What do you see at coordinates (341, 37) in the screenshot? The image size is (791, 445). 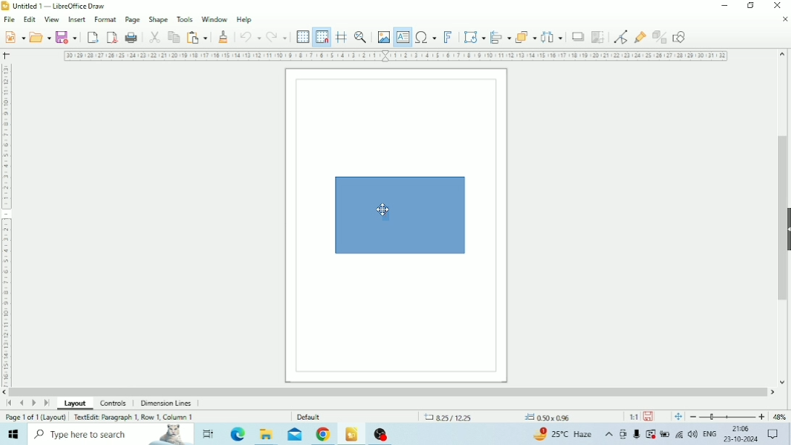 I see `Helplines while moving` at bounding box center [341, 37].